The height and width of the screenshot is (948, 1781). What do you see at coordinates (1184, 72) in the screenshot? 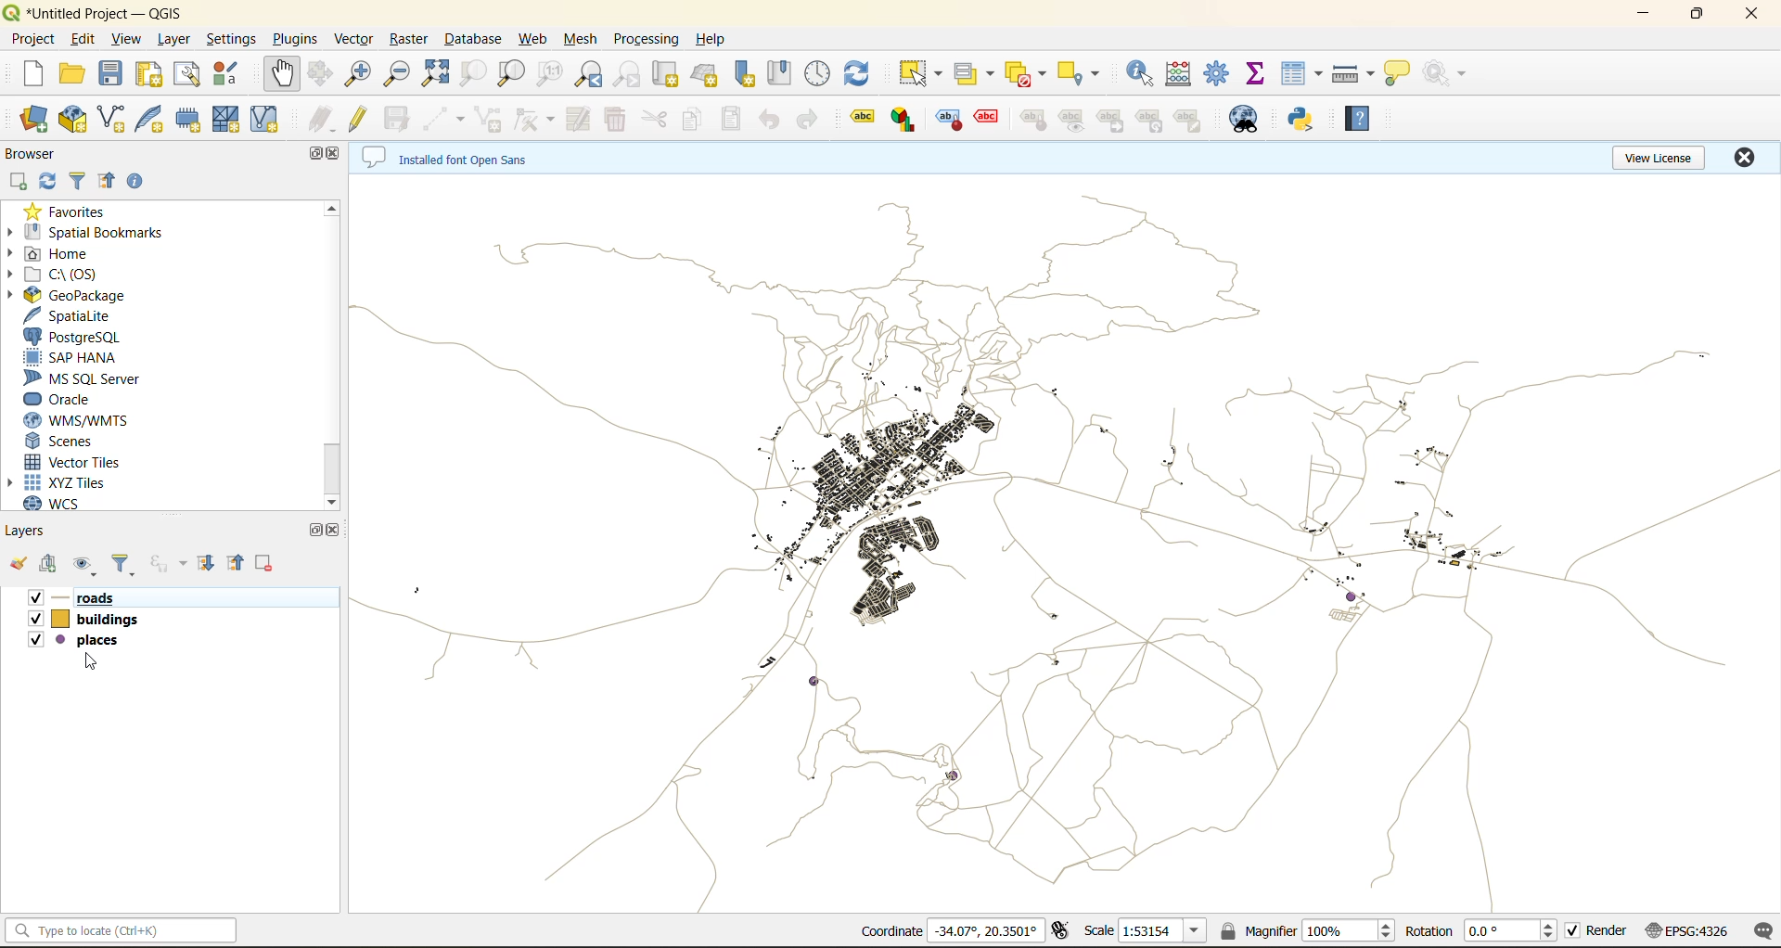
I see `open calculator` at bounding box center [1184, 72].